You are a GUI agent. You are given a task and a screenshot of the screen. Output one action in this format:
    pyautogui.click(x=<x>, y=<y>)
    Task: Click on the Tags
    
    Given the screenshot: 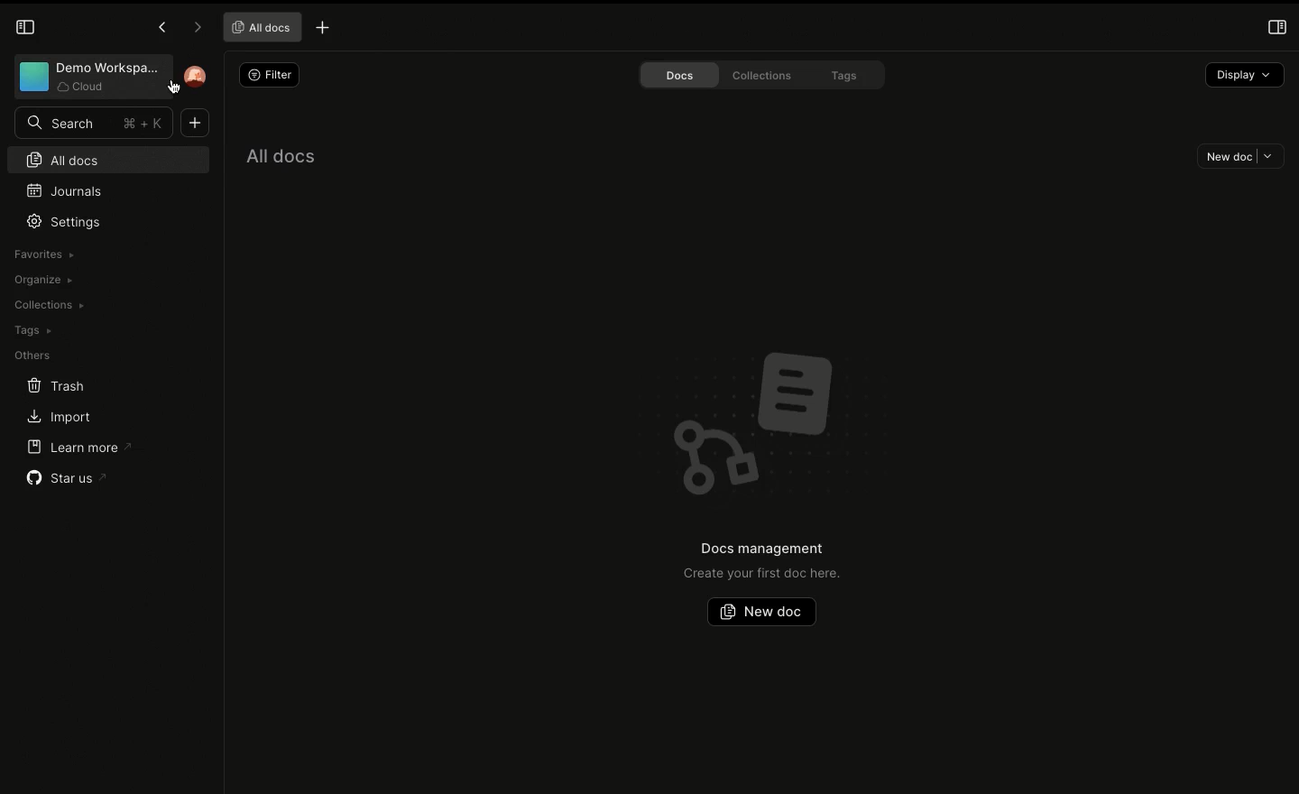 What is the action you would take?
    pyautogui.click(x=32, y=330)
    